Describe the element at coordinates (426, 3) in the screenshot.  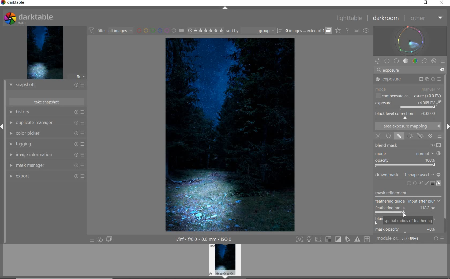
I see `RESTORE` at that location.